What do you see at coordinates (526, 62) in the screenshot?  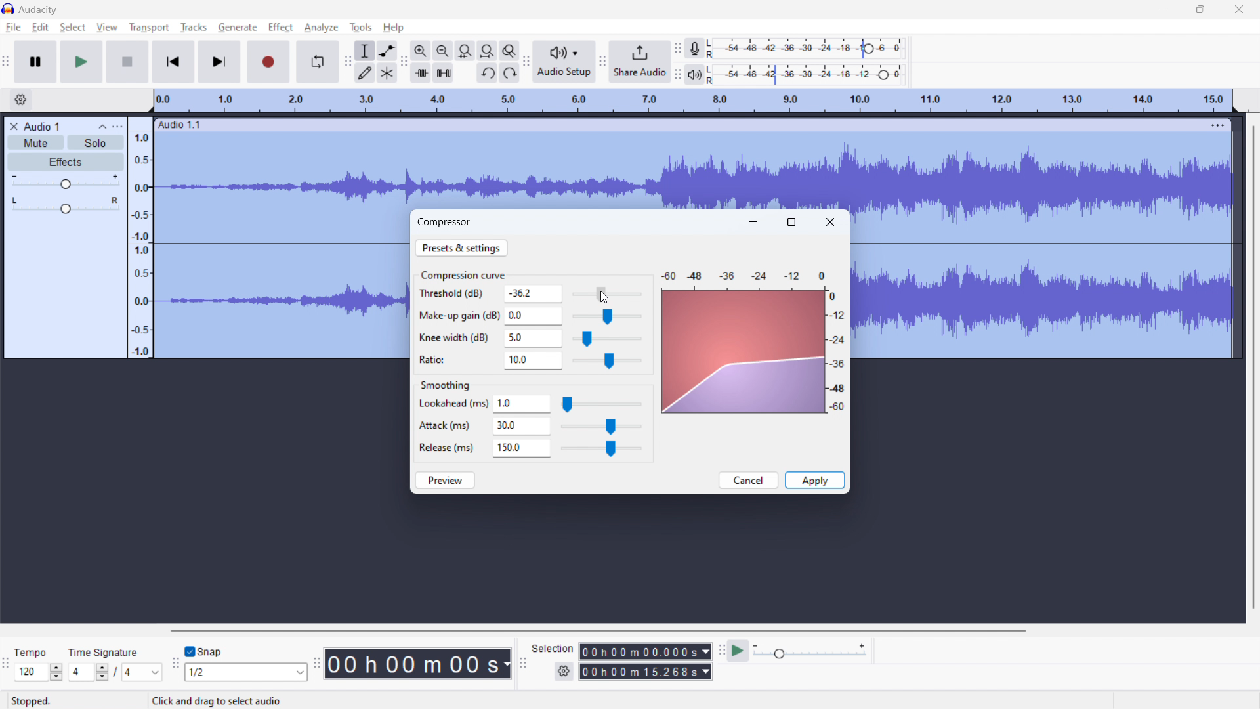 I see `Audio setup toolbar` at bounding box center [526, 62].